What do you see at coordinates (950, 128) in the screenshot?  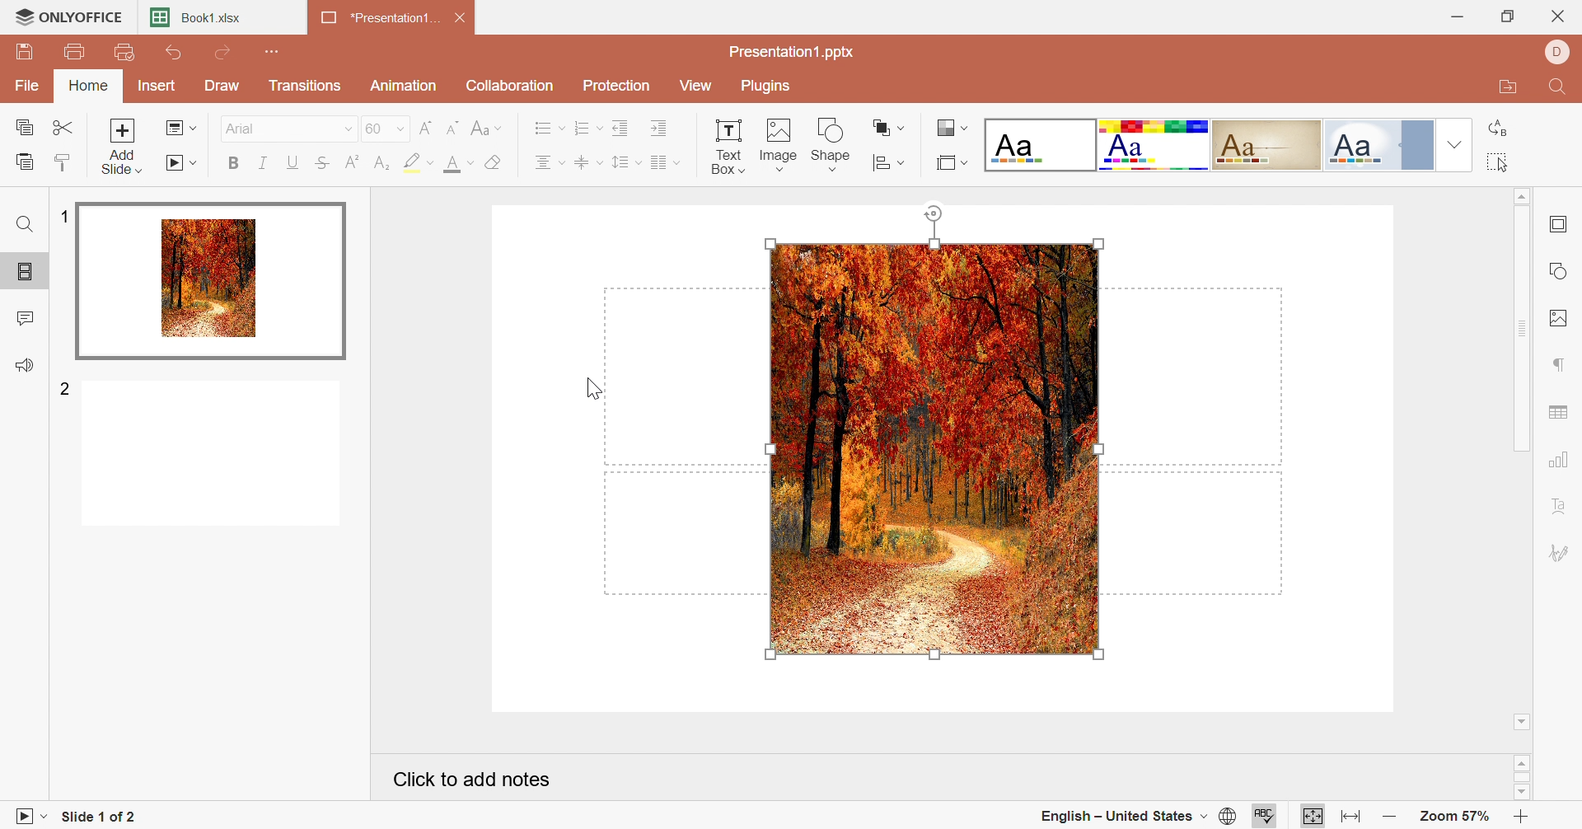 I see `Change color theme` at bounding box center [950, 128].